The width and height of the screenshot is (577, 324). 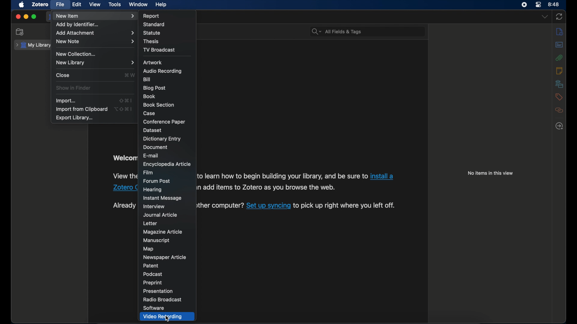 What do you see at coordinates (79, 25) in the screenshot?
I see `add by identifier` at bounding box center [79, 25].